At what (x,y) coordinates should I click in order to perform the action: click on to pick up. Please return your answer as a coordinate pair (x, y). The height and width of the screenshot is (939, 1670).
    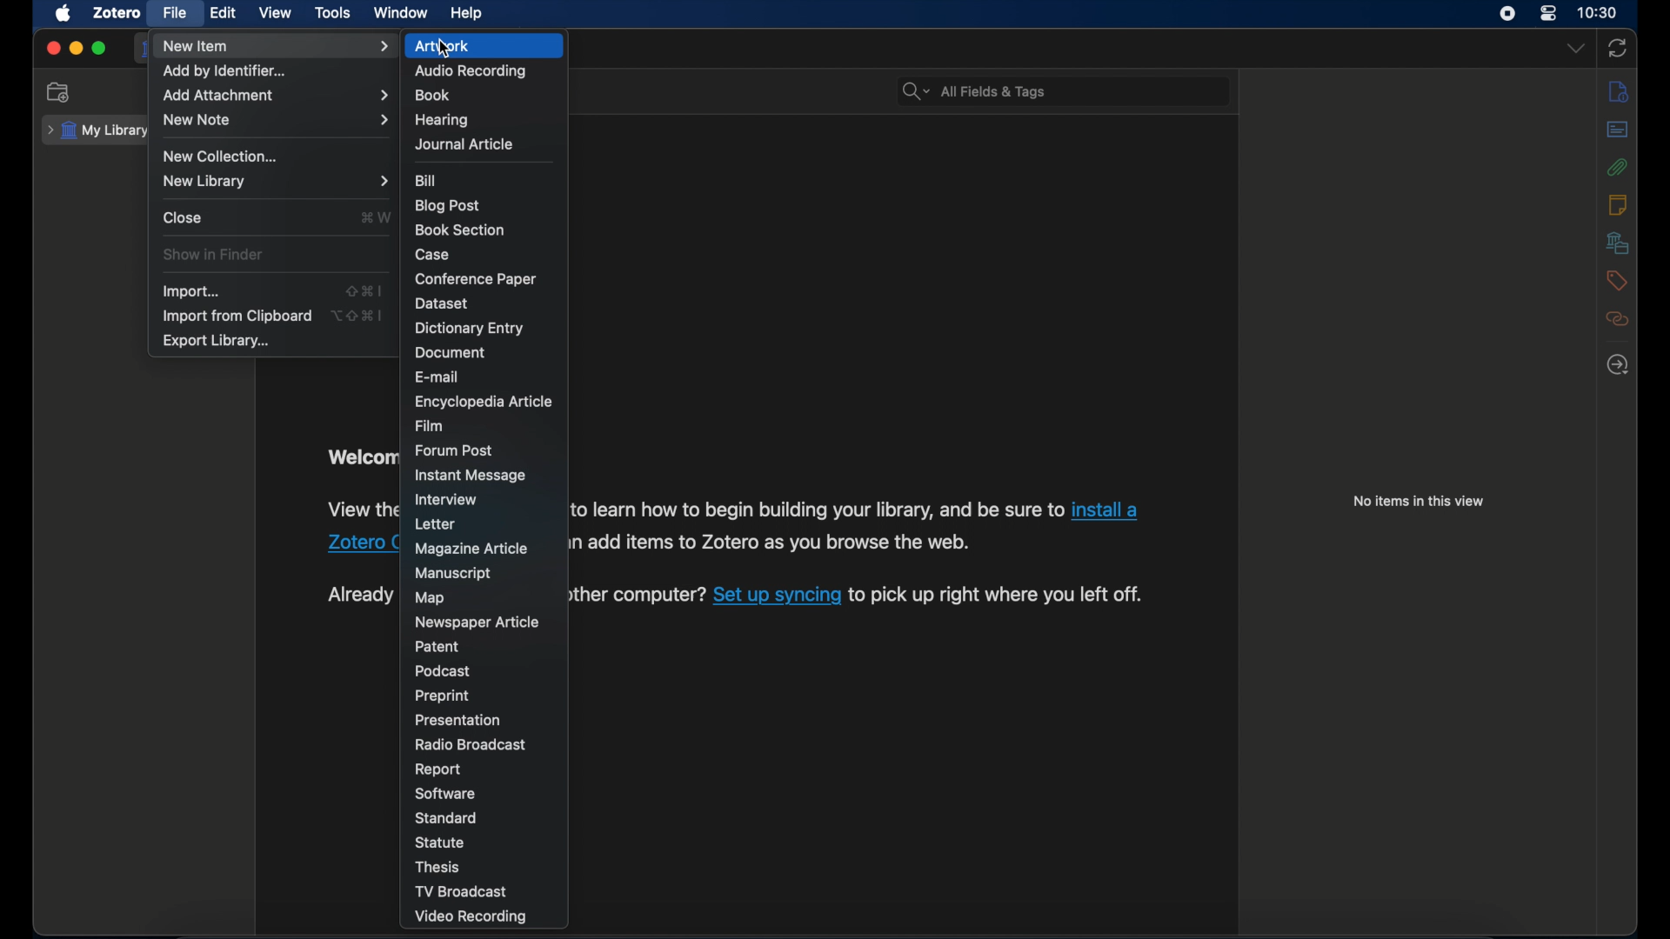
    Looking at the image, I should click on (997, 598).